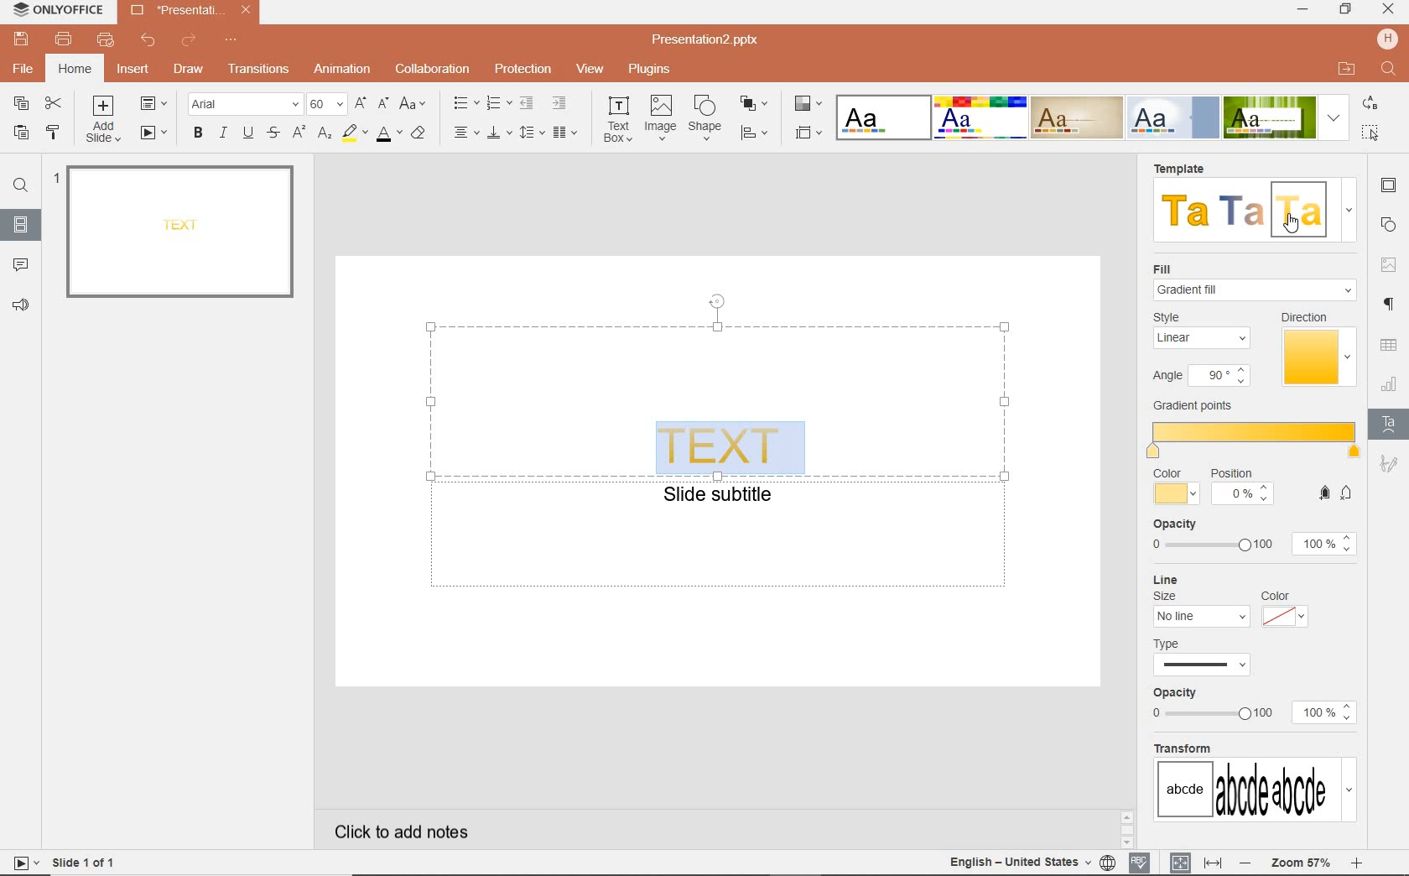 The height and width of the screenshot is (876, 1409). I want to click on CHART SETTINGS, so click(1390, 383).